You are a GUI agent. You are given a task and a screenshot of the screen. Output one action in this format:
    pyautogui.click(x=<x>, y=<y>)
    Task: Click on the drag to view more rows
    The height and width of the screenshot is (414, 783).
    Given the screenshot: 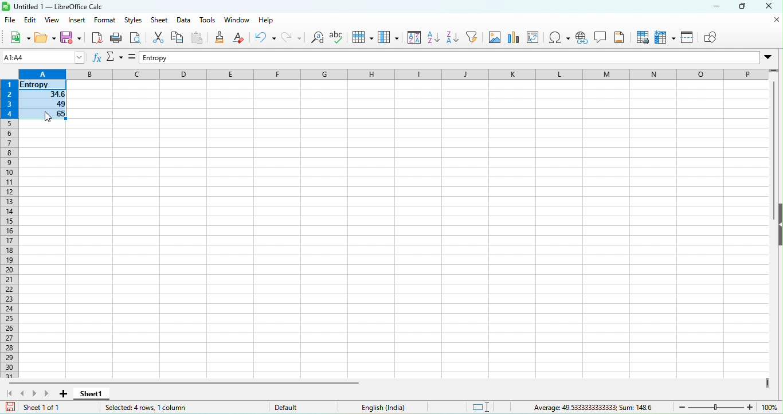 What is the action you would take?
    pyautogui.click(x=772, y=70)
    